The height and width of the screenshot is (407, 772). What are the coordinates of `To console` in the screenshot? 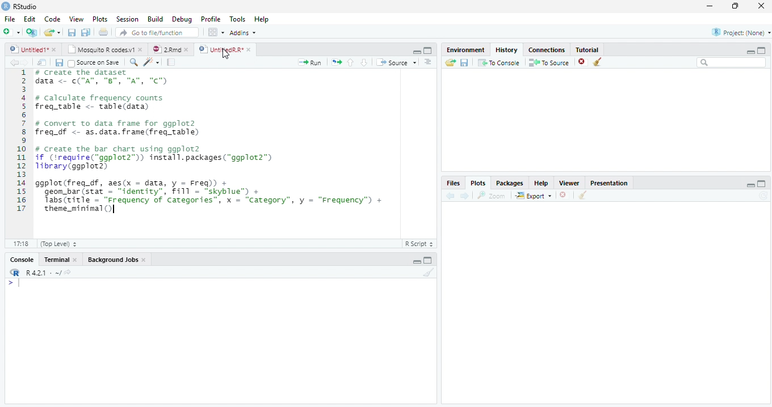 It's located at (499, 63).